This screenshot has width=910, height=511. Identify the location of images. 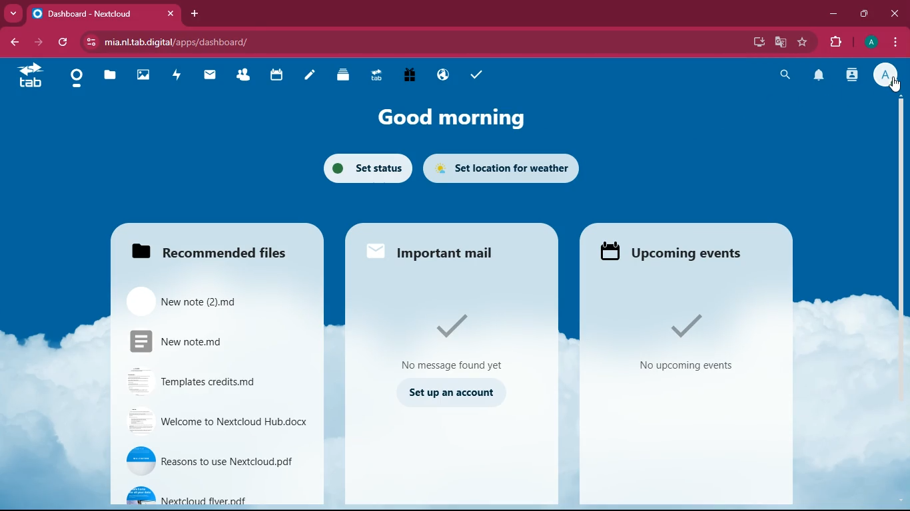
(146, 77).